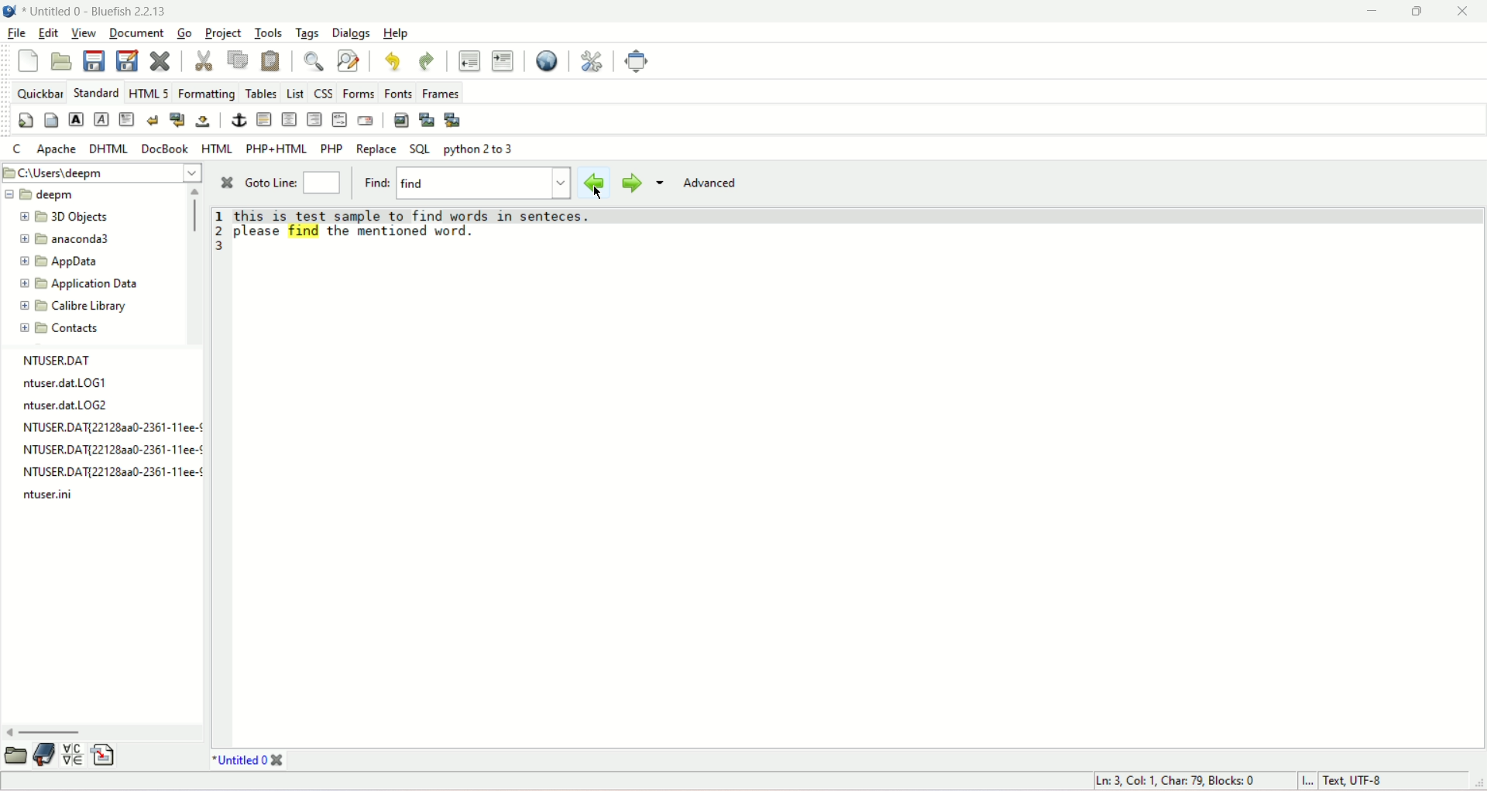 Image resolution: width=1487 pixels, height=791 pixels. I want to click on SQL, so click(421, 147).